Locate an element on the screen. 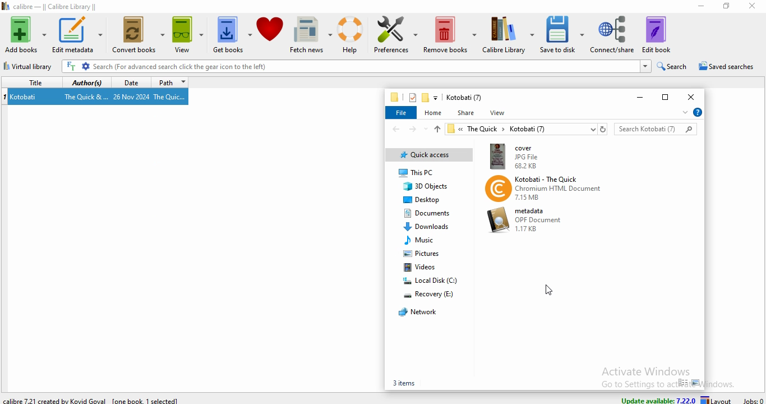 The image size is (766, 404). edit book is located at coordinates (657, 34).